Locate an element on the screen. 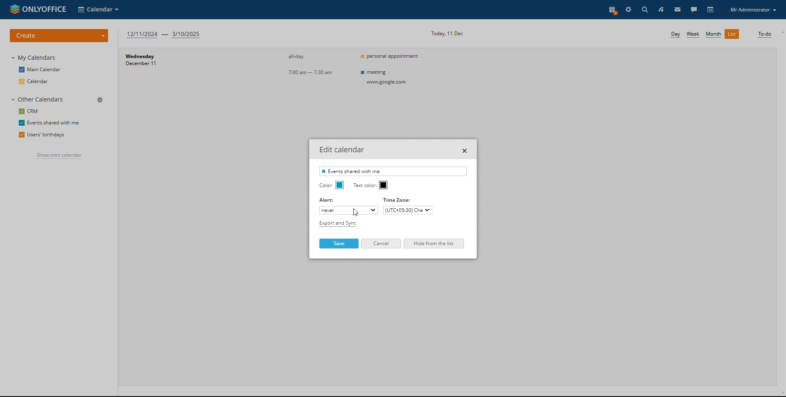 The height and width of the screenshot is (397, 786). calednar name is located at coordinates (393, 171).